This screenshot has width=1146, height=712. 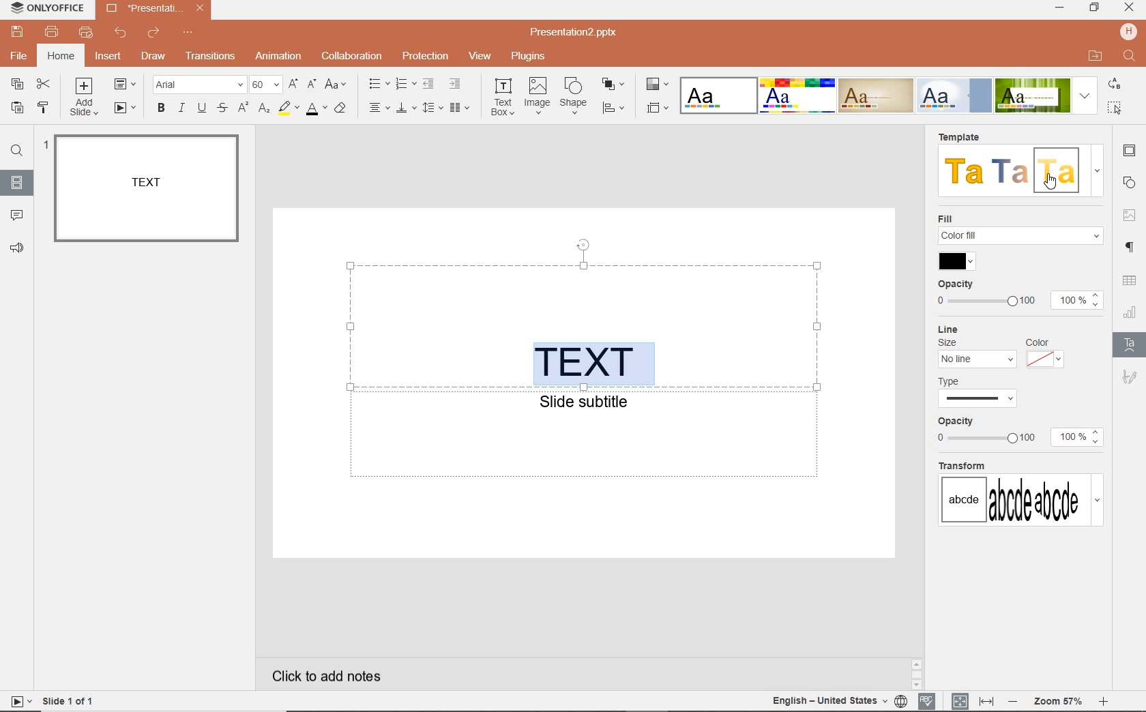 I want to click on PASTE, so click(x=14, y=108).